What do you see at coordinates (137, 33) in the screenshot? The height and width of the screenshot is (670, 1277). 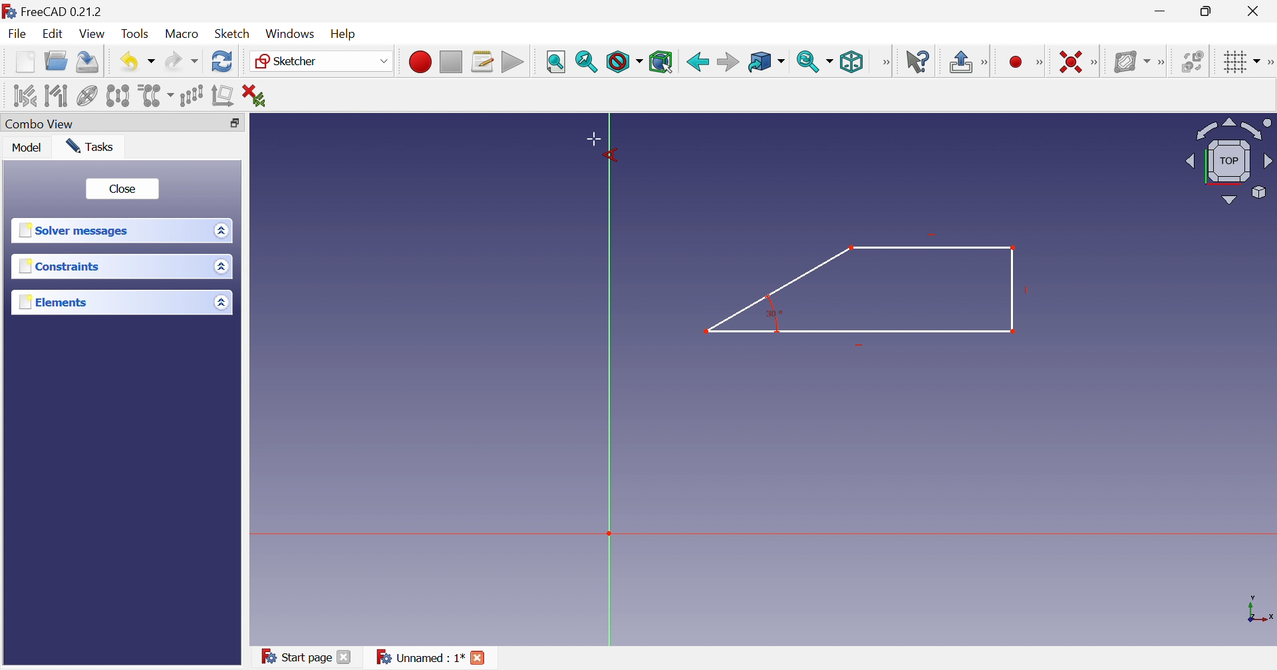 I see `Tools` at bounding box center [137, 33].